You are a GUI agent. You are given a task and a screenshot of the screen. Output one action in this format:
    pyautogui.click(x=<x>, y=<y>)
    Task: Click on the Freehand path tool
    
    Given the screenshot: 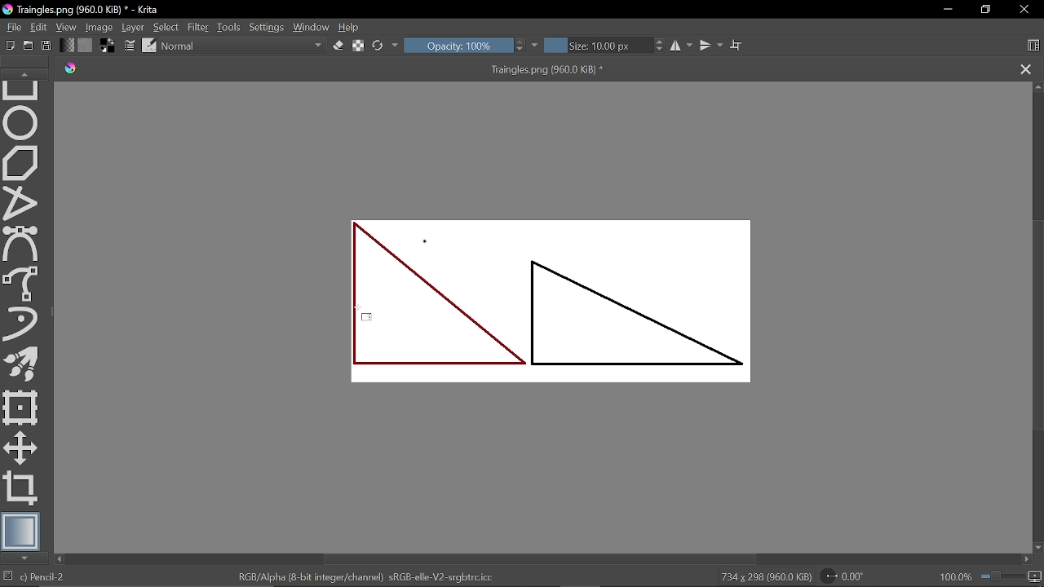 What is the action you would take?
    pyautogui.click(x=24, y=284)
    